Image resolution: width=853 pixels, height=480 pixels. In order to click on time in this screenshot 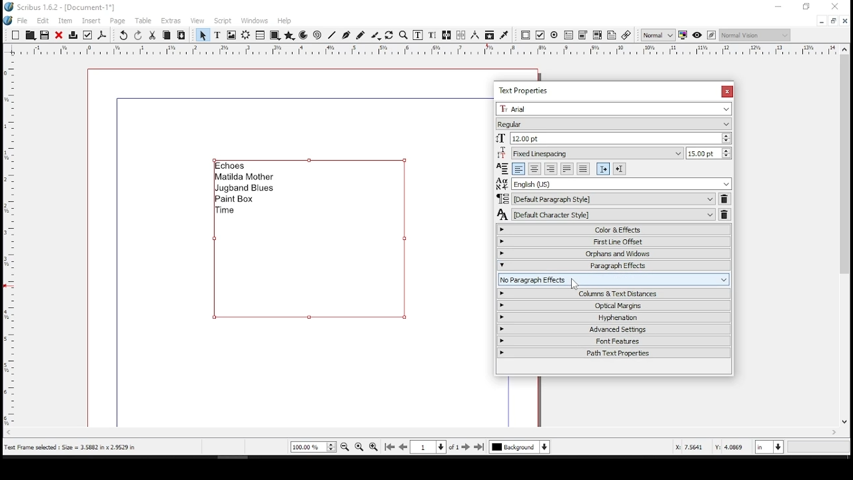, I will do `click(229, 211)`.